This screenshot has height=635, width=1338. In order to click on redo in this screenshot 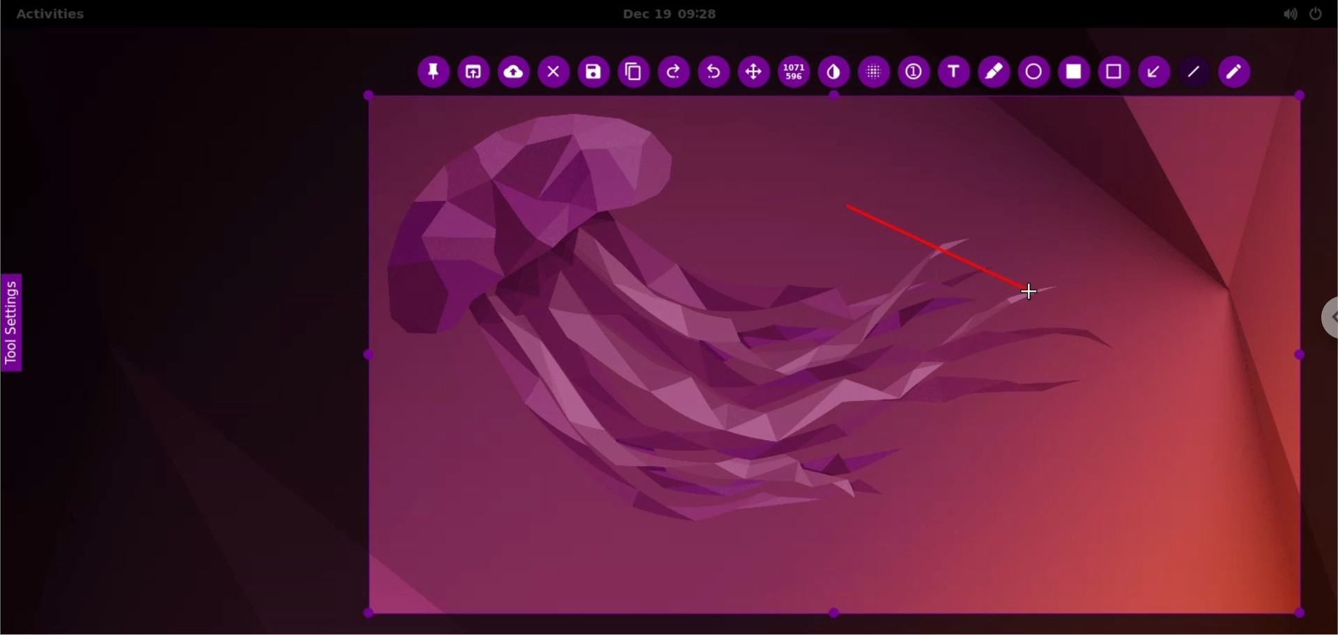, I will do `click(677, 72)`.